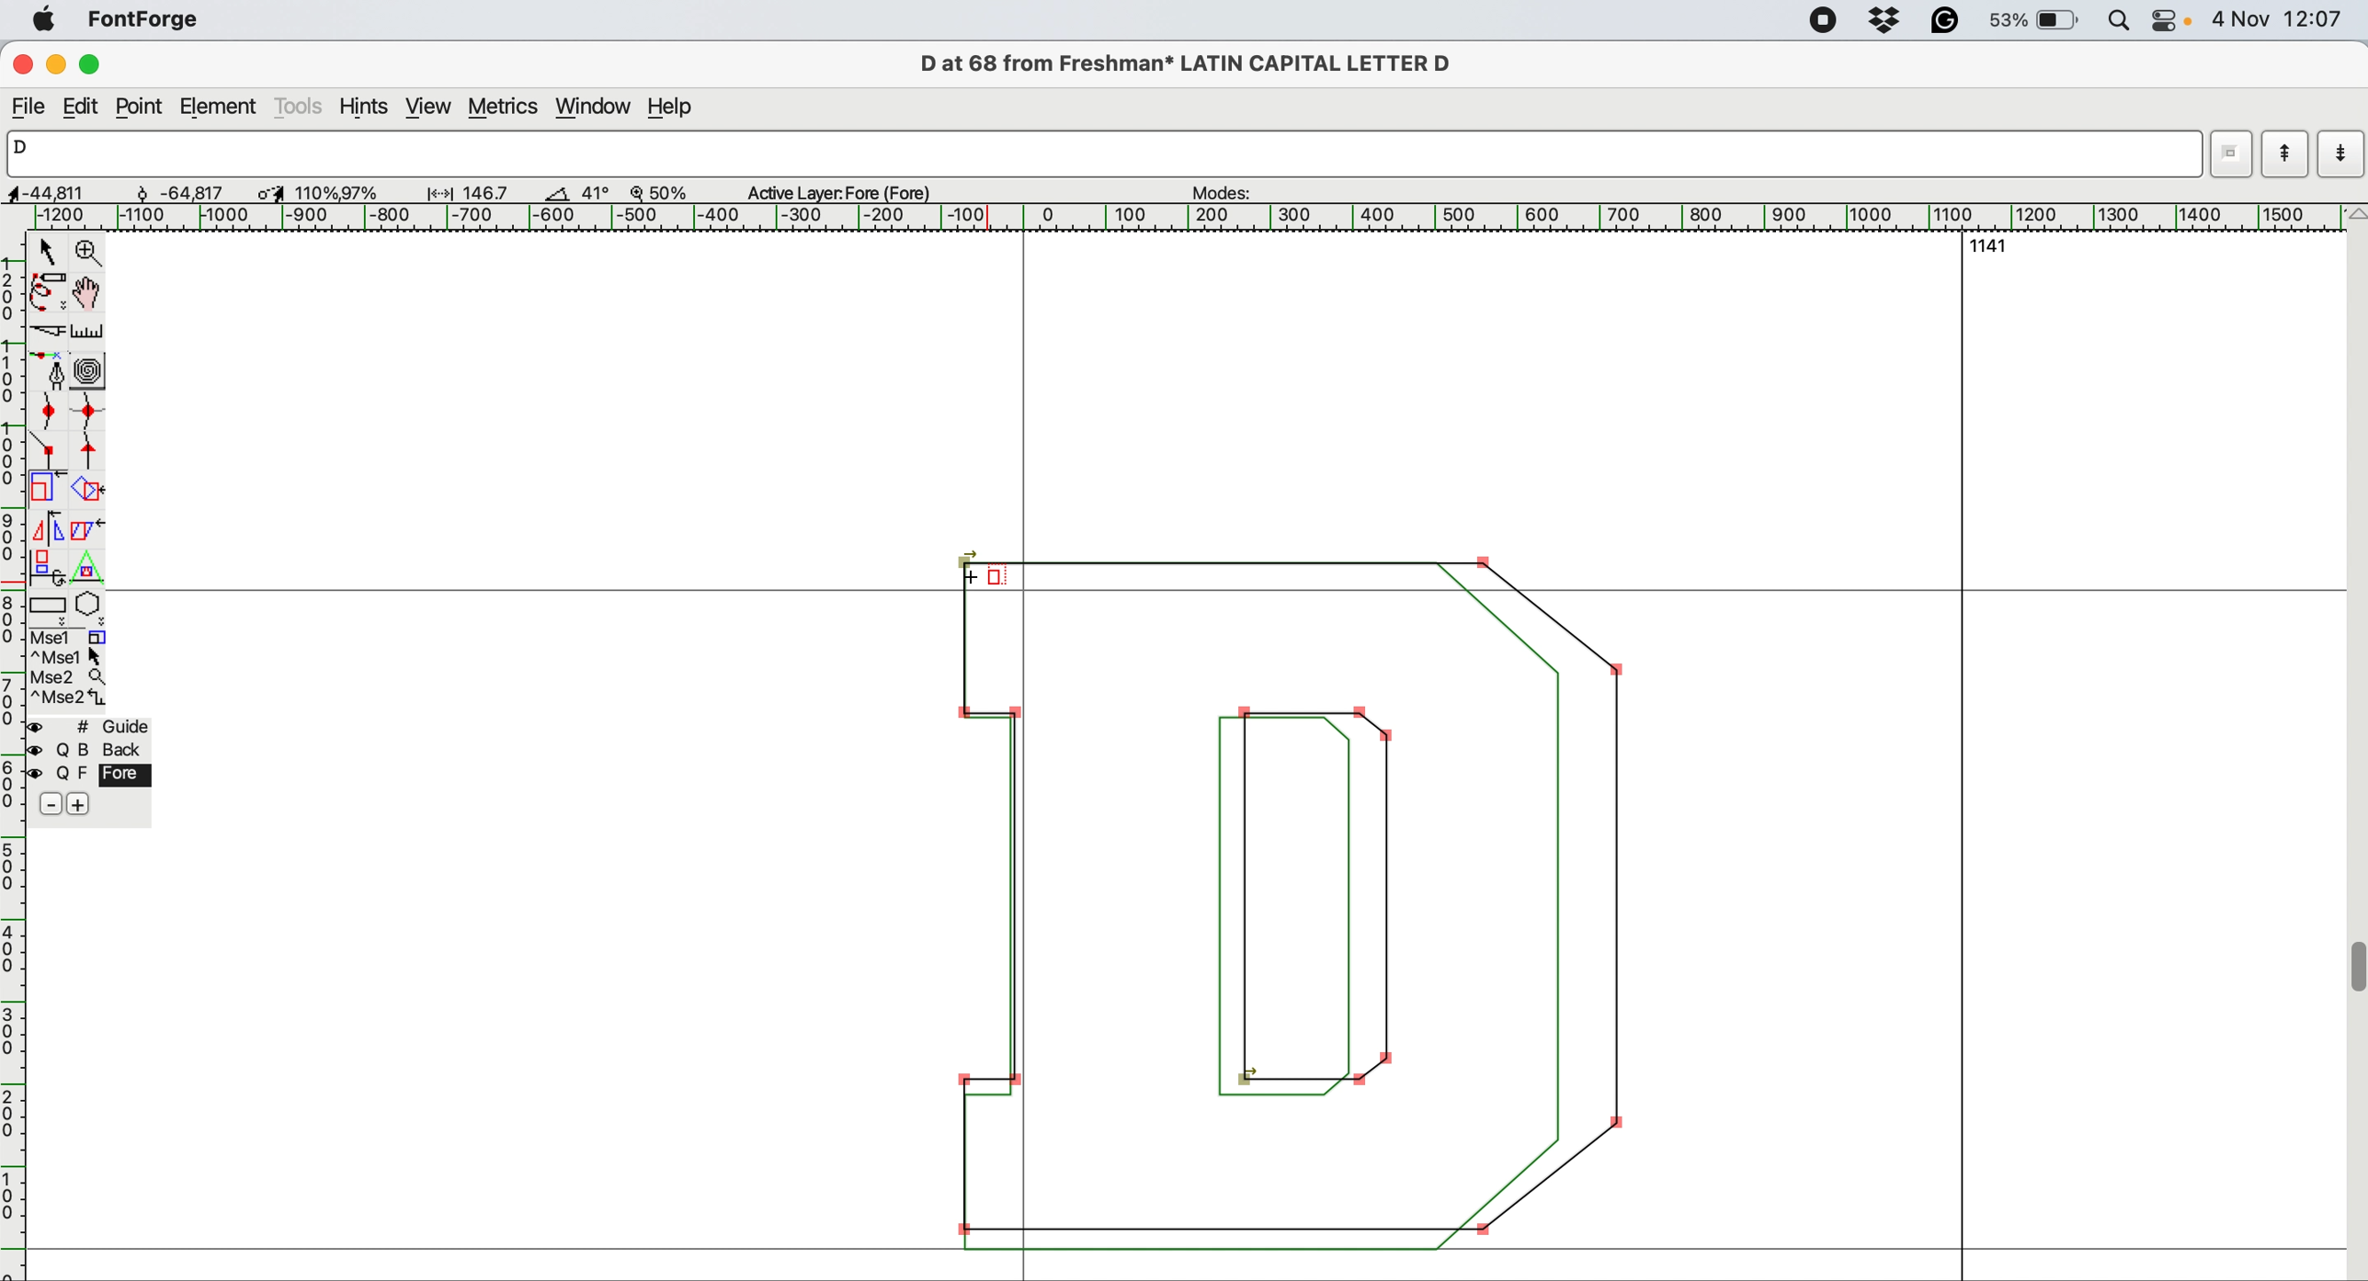 Image resolution: width=2368 pixels, height=1281 pixels. What do you see at coordinates (596, 108) in the screenshot?
I see `window` at bounding box center [596, 108].